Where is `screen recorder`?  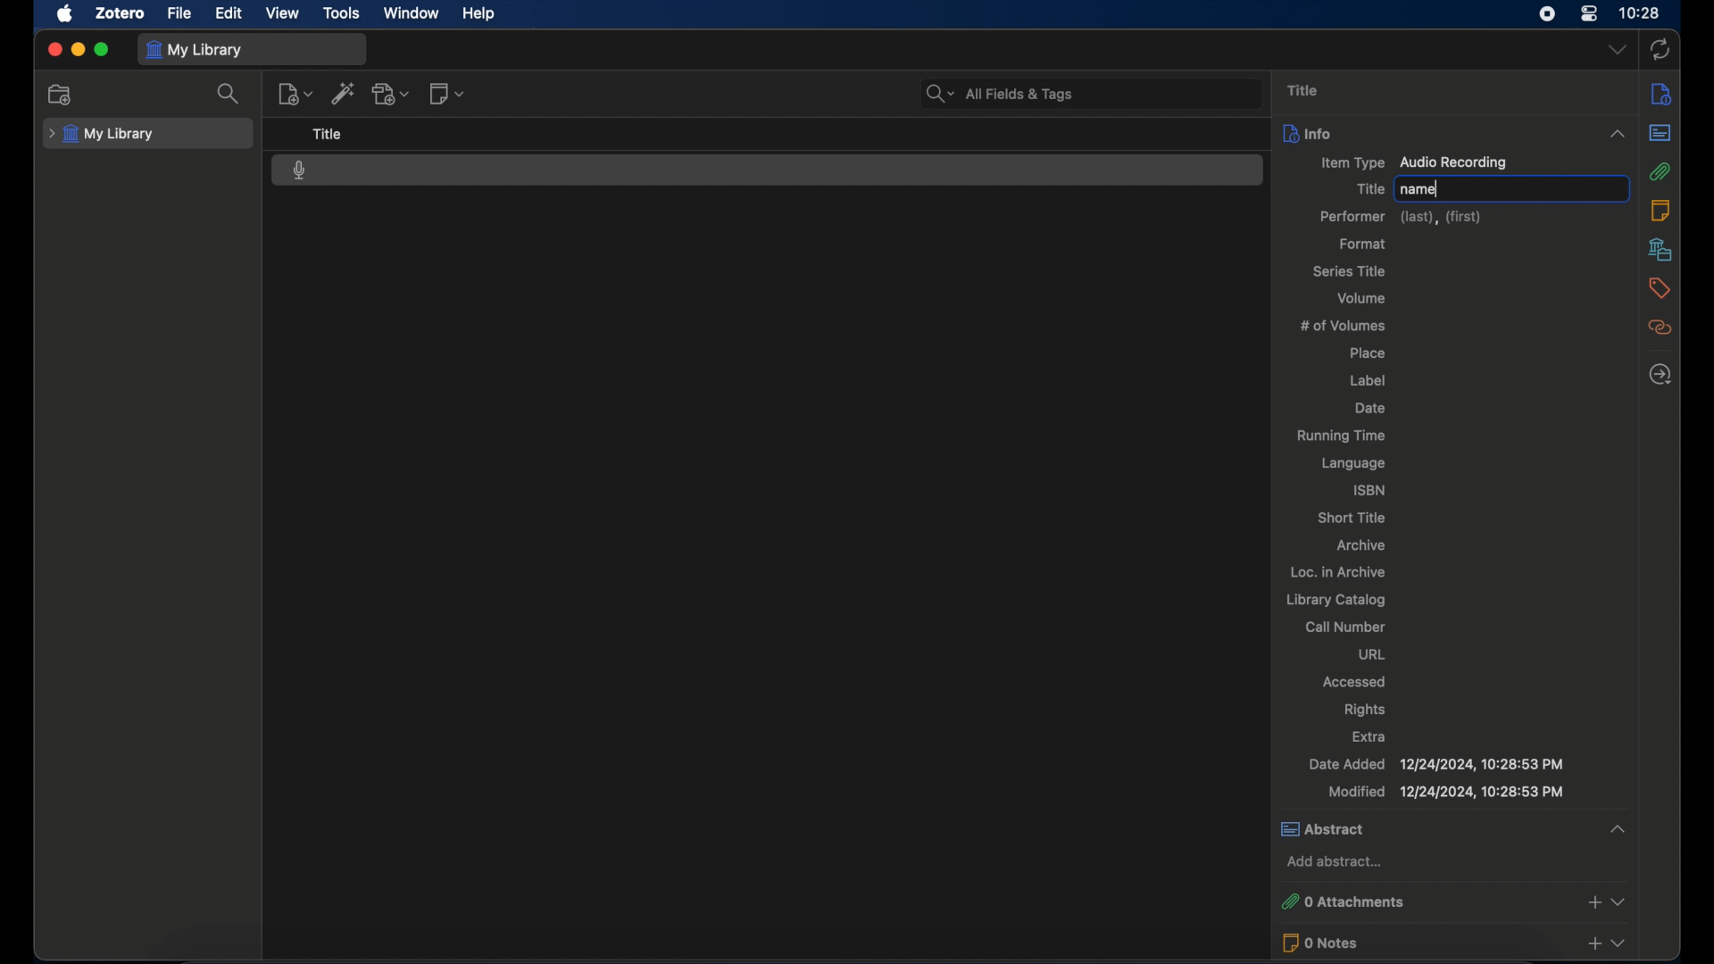
screen recorder is located at coordinates (1547, 13).